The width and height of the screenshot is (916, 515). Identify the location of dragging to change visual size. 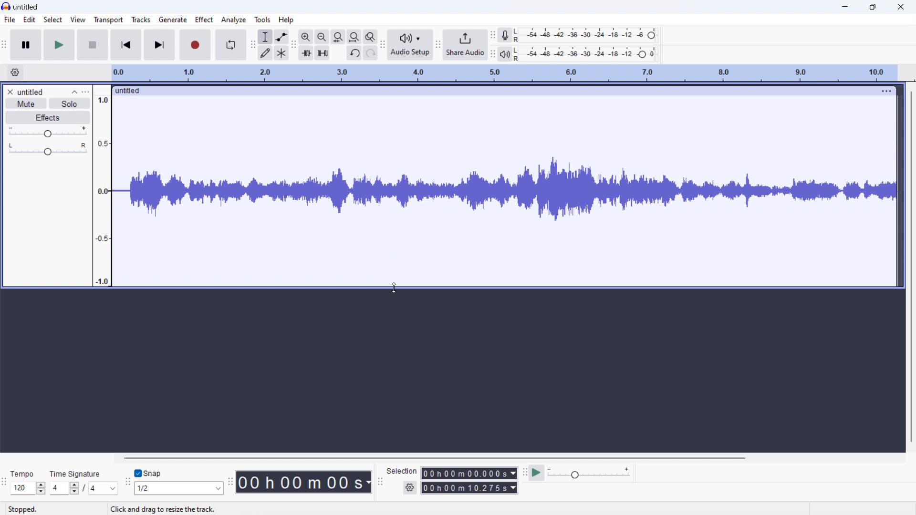
(505, 190).